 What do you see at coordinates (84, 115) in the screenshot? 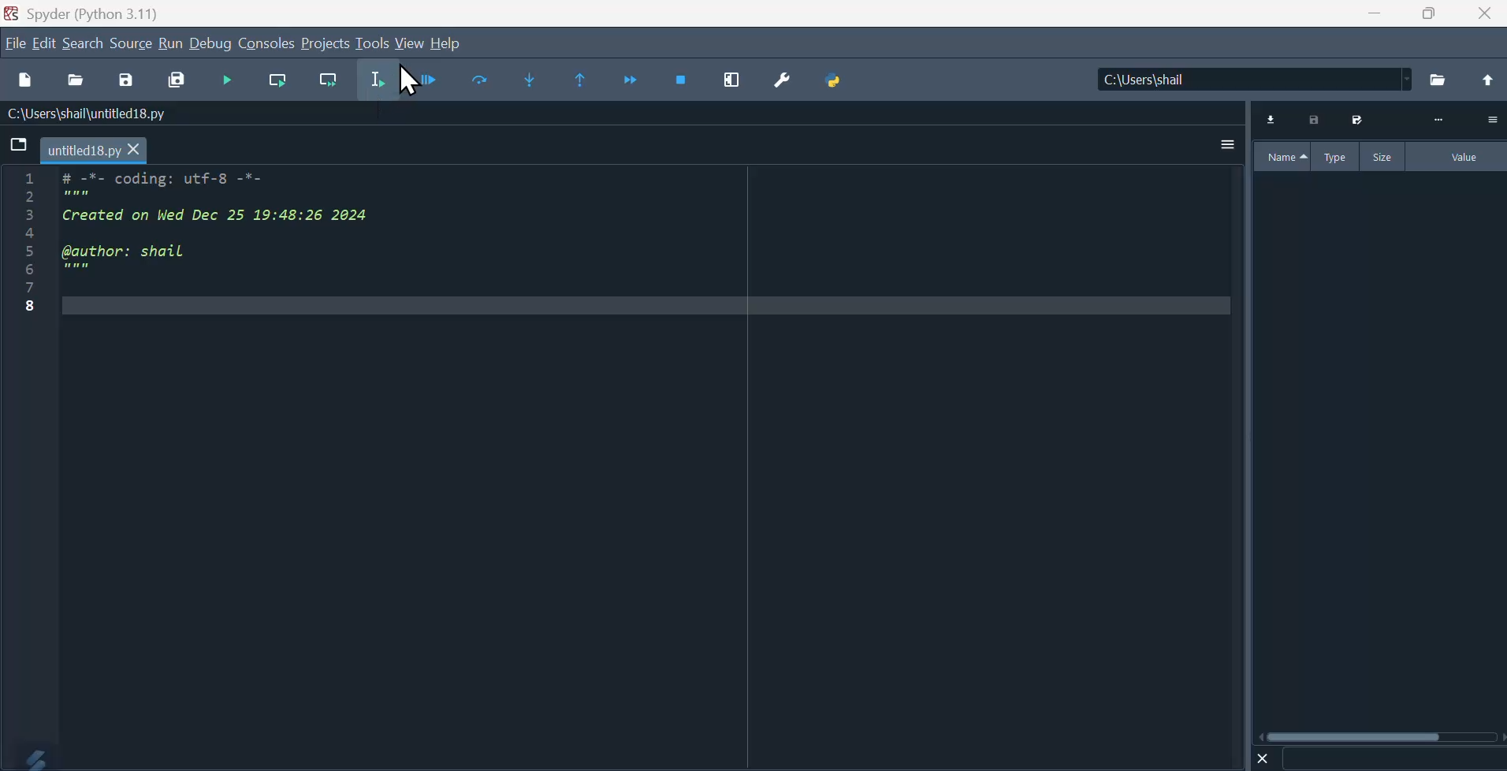
I see `C:\Users\shail\untitled18.py` at bounding box center [84, 115].